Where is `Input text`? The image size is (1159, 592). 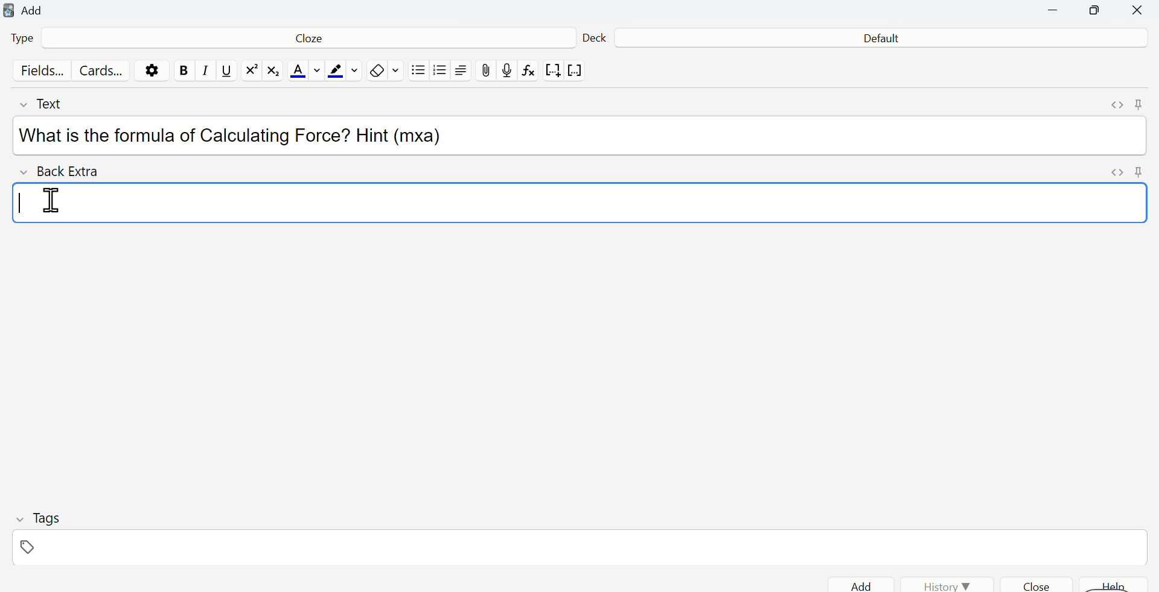
Input text is located at coordinates (596, 203).